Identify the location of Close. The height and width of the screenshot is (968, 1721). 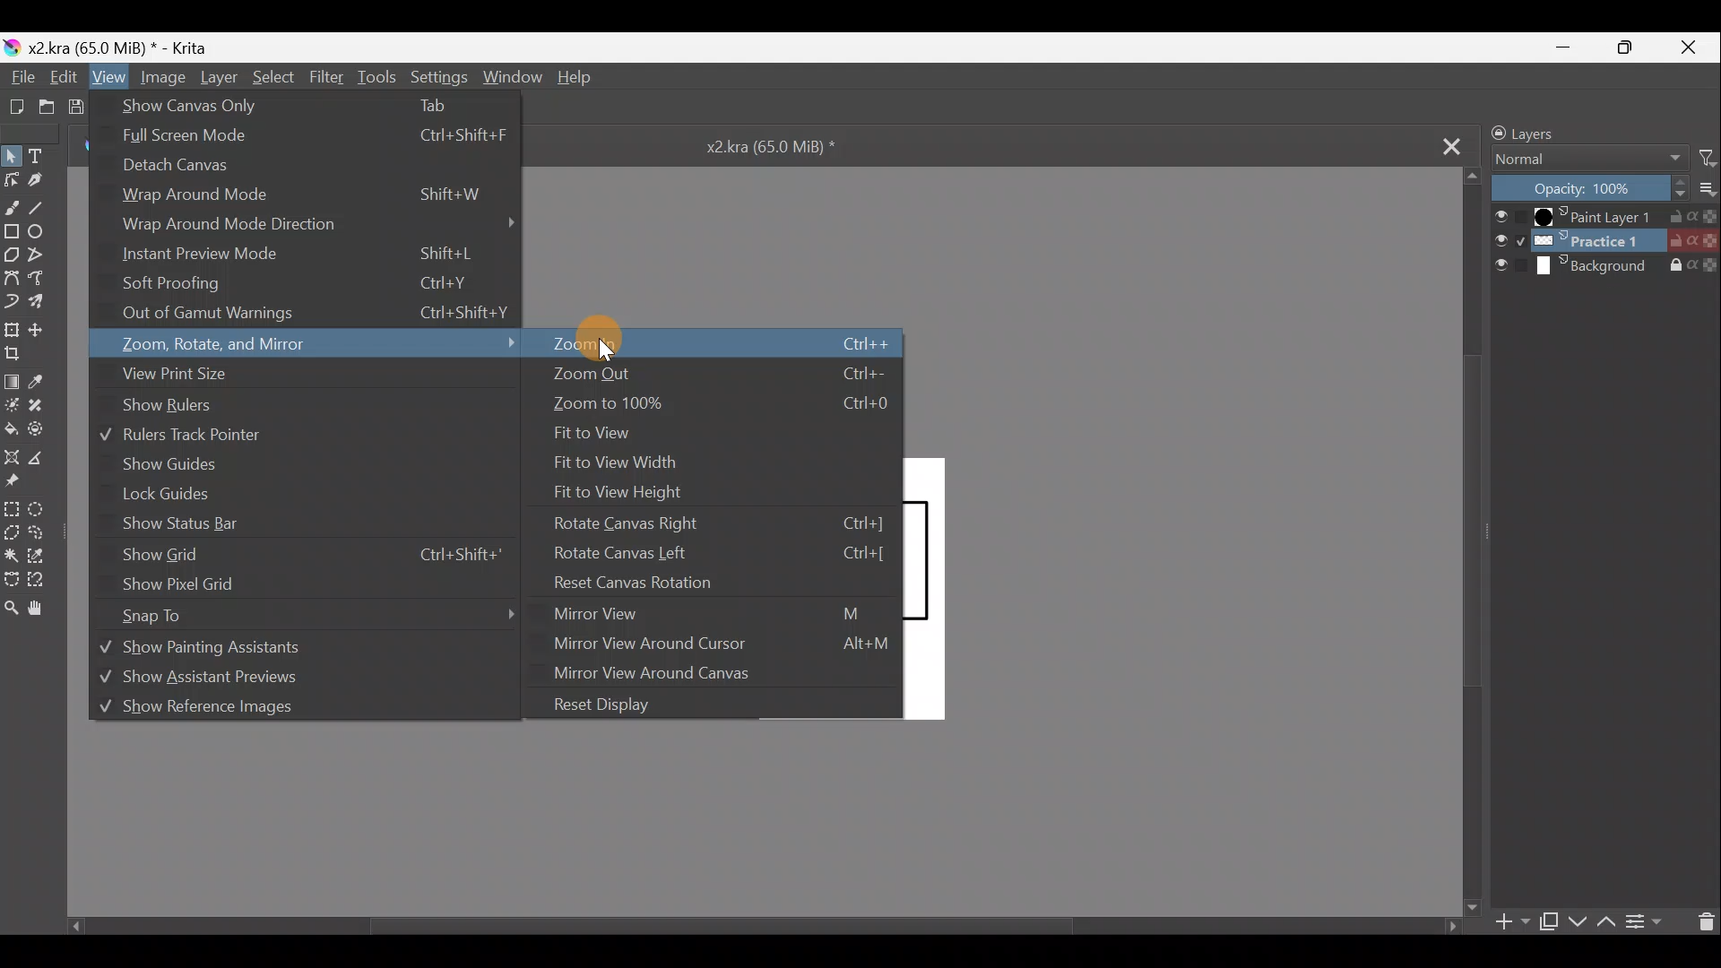
(1684, 48).